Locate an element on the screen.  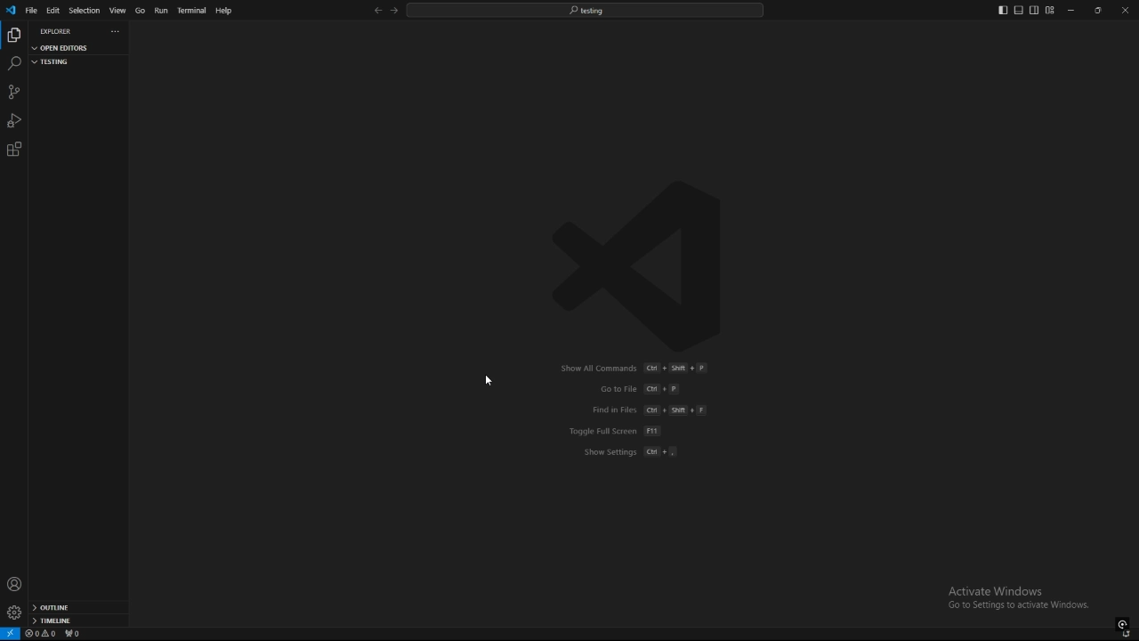
Activate windows go to settings to activate windows is located at coordinates (1025, 599).